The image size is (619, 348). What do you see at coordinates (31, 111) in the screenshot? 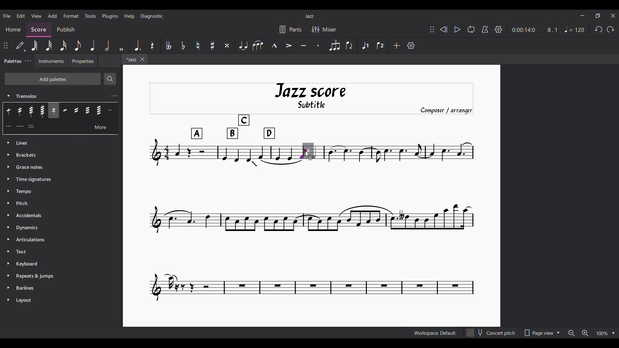
I see `32nd through stem` at bounding box center [31, 111].